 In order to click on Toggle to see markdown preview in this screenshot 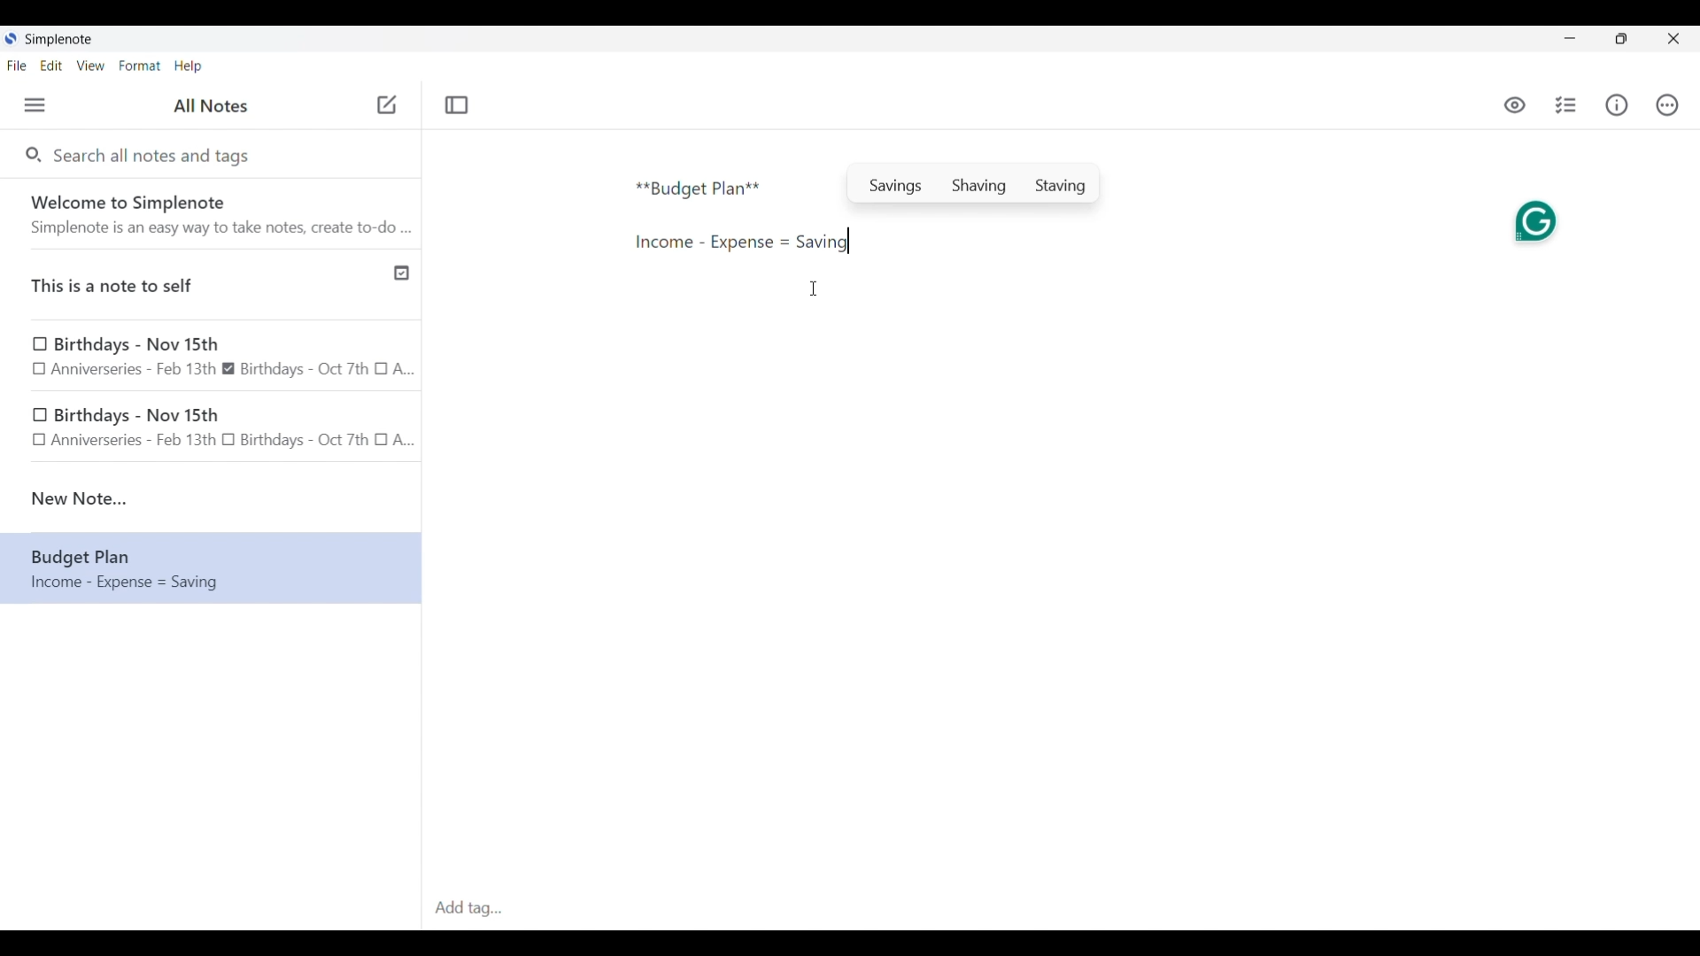, I will do `click(1515, 105)`.